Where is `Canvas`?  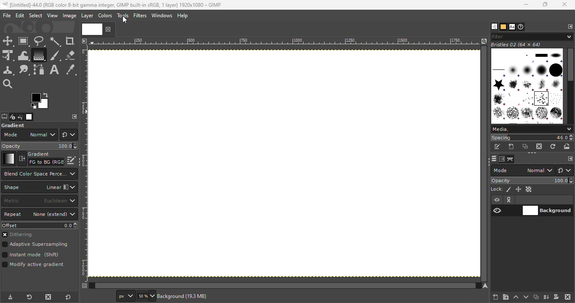 Canvas is located at coordinates (285, 165).